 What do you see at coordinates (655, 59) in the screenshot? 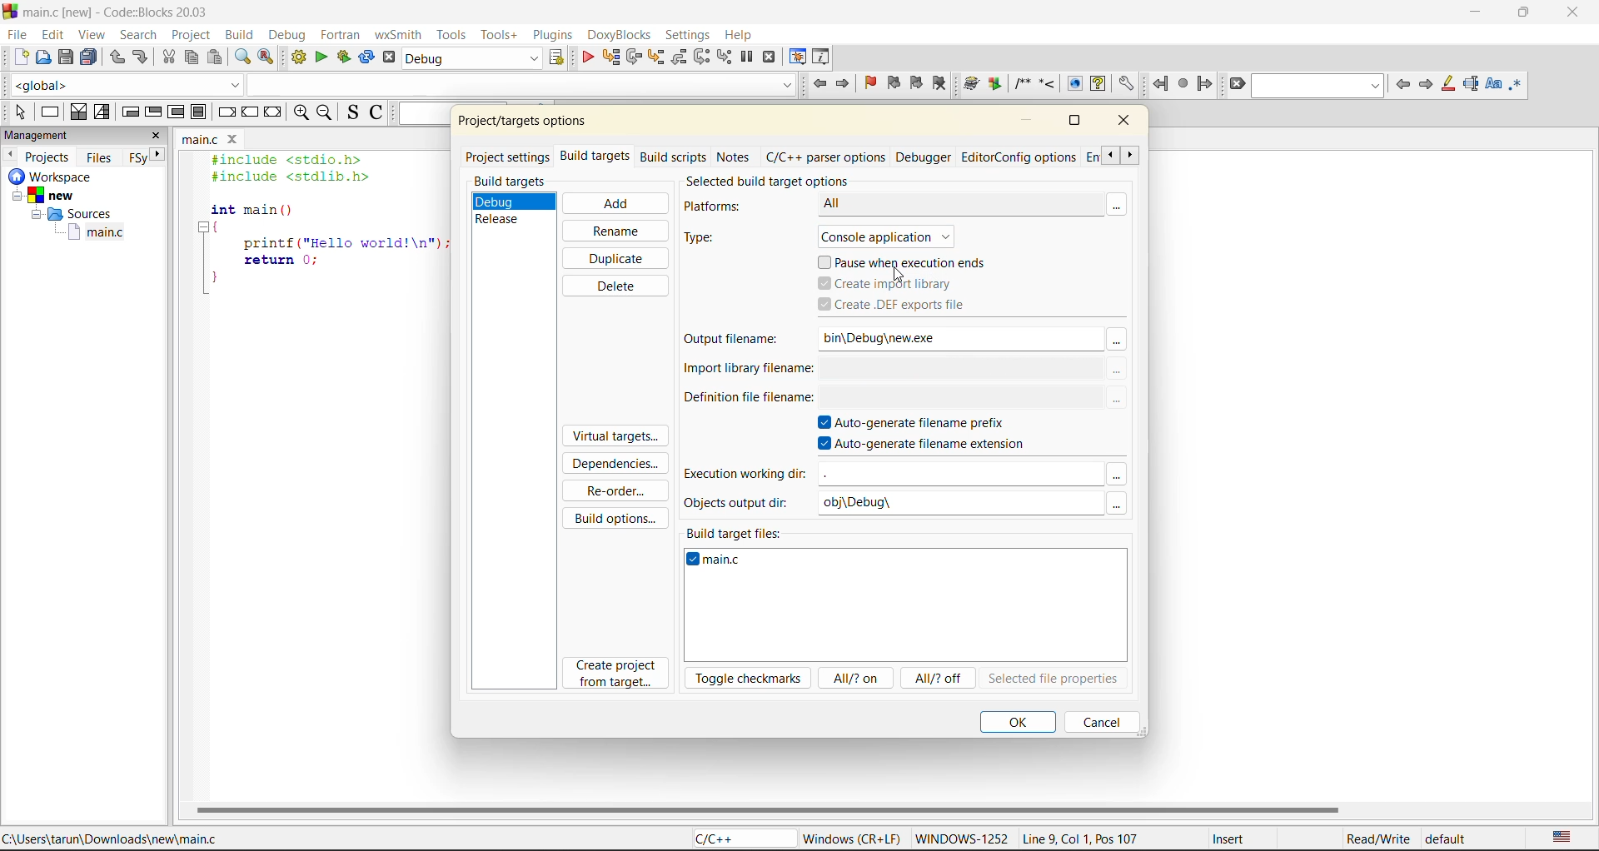
I see `step into` at bounding box center [655, 59].